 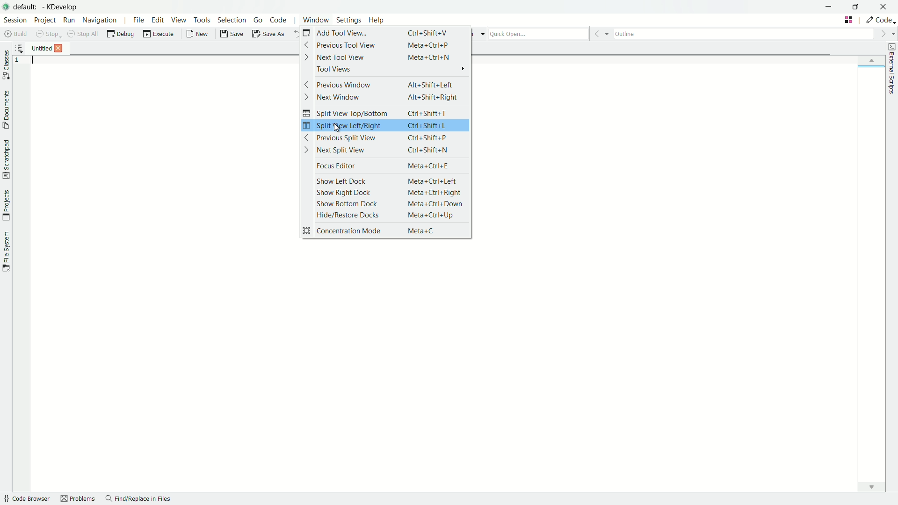 What do you see at coordinates (429, 165) in the screenshot?
I see `Meta+Ctrl+E` at bounding box center [429, 165].